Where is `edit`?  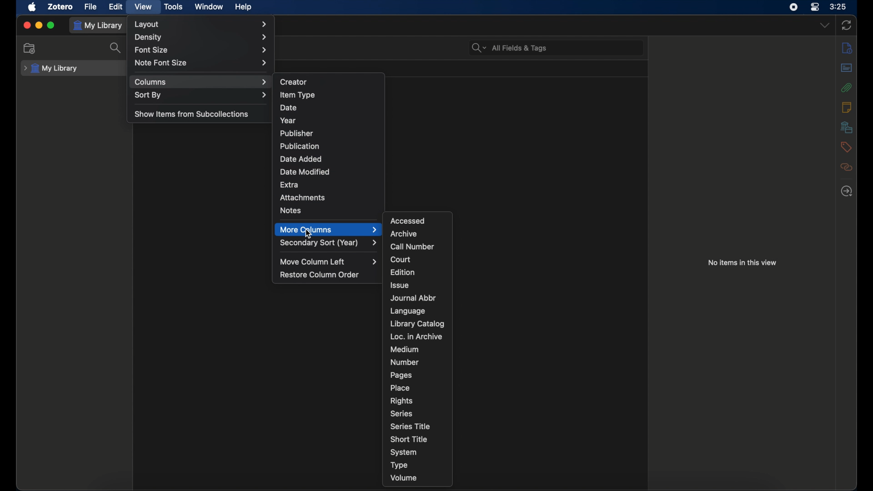
edit is located at coordinates (115, 6).